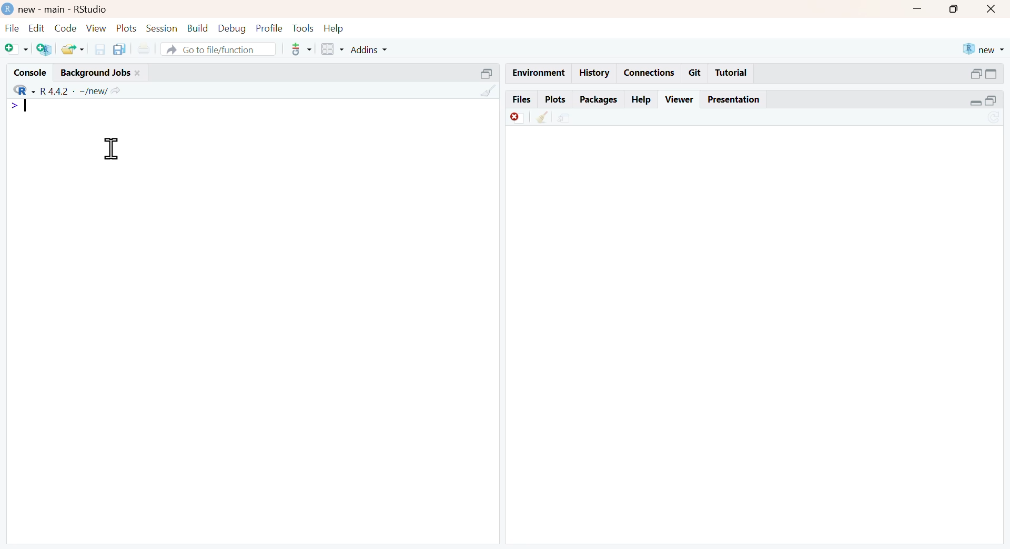 The image size is (1010, 549). Describe the element at coordinates (295, 49) in the screenshot. I see `version control` at that location.